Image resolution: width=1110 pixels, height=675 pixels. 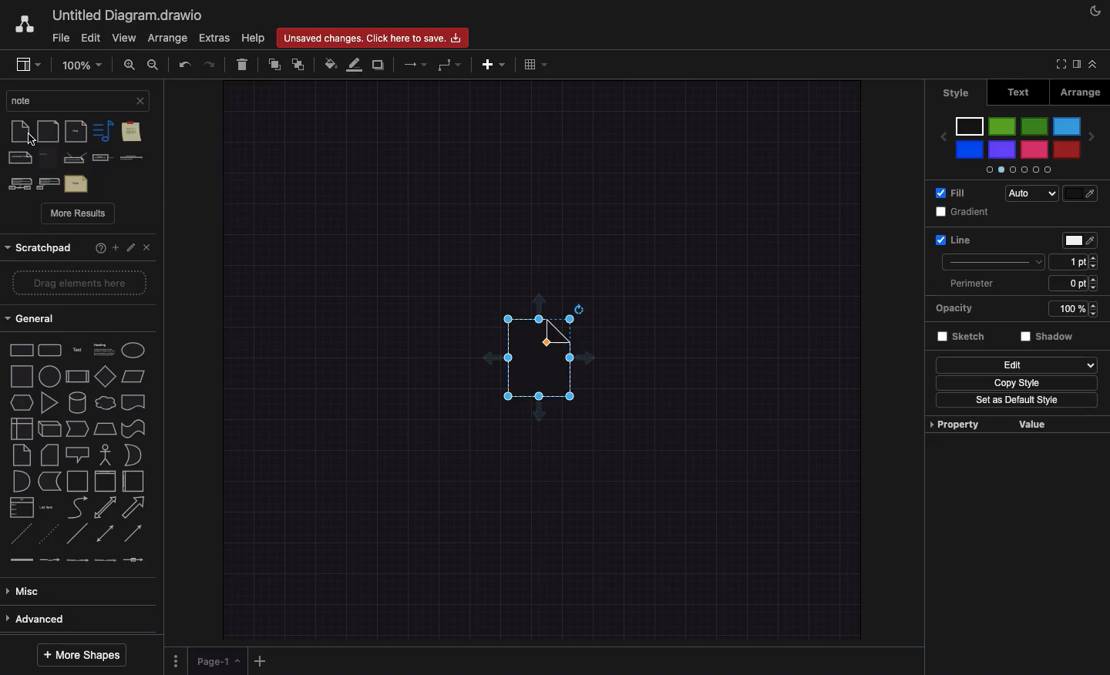 I want to click on scratchpad, so click(x=39, y=248).